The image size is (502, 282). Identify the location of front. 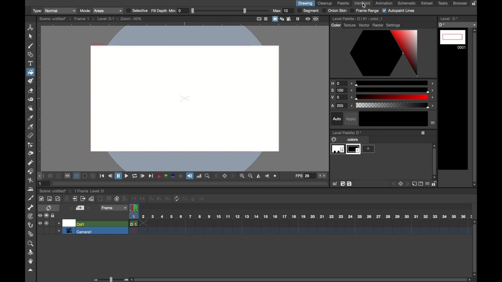
(233, 176).